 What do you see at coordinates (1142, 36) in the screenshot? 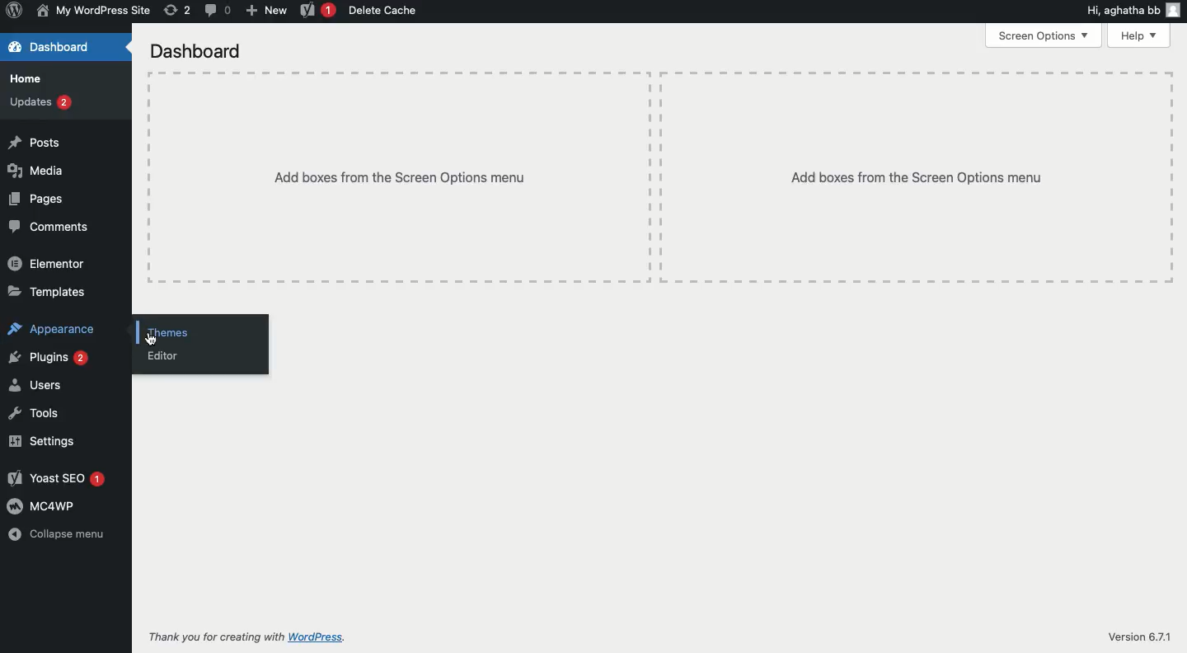
I see `Help` at bounding box center [1142, 36].